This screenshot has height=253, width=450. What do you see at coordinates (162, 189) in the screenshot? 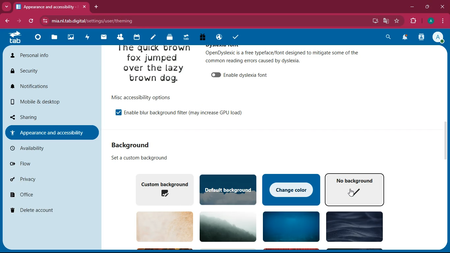
I see `custom background` at bounding box center [162, 189].